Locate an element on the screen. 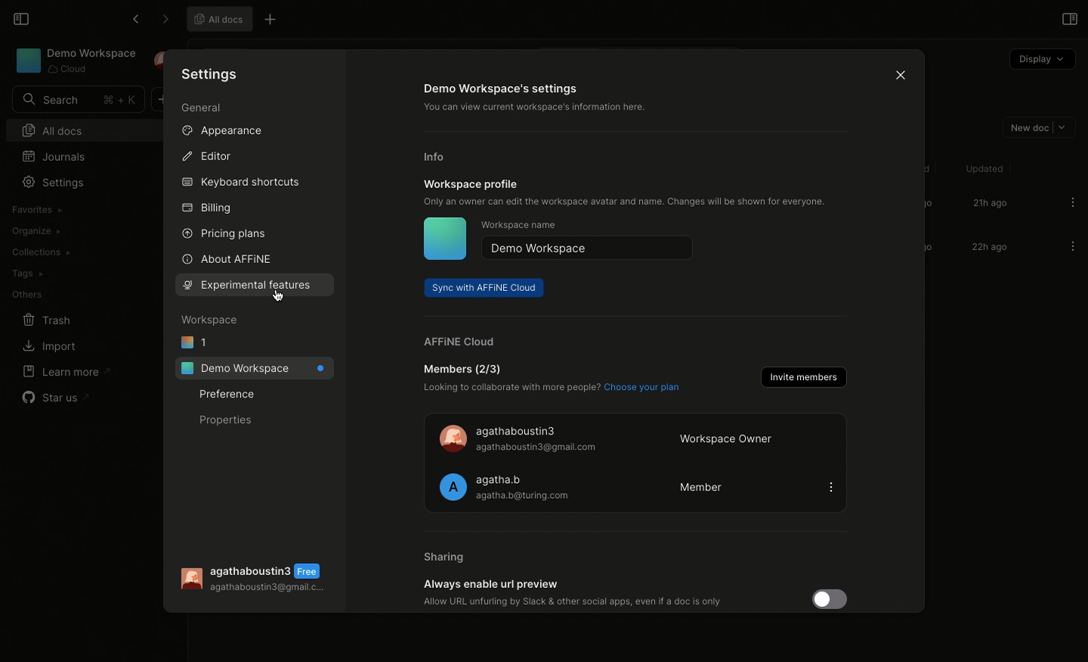 The height and width of the screenshot is (662, 1088). Cursor on Experimental features is located at coordinates (278, 296).